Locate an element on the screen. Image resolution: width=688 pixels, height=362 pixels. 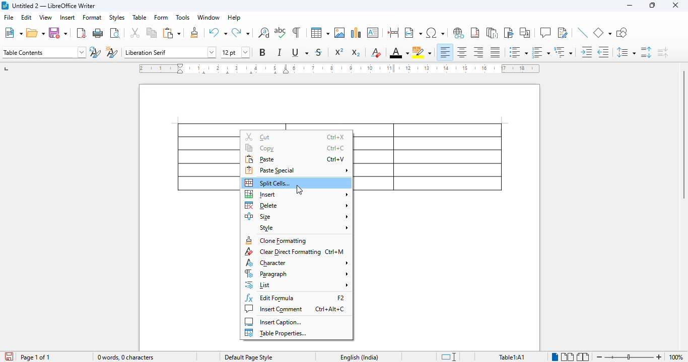
table is located at coordinates (320, 33).